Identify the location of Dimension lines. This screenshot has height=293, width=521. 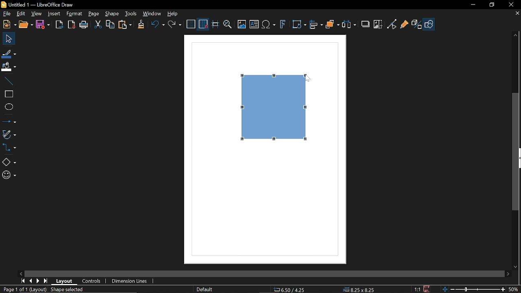
(129, 281).